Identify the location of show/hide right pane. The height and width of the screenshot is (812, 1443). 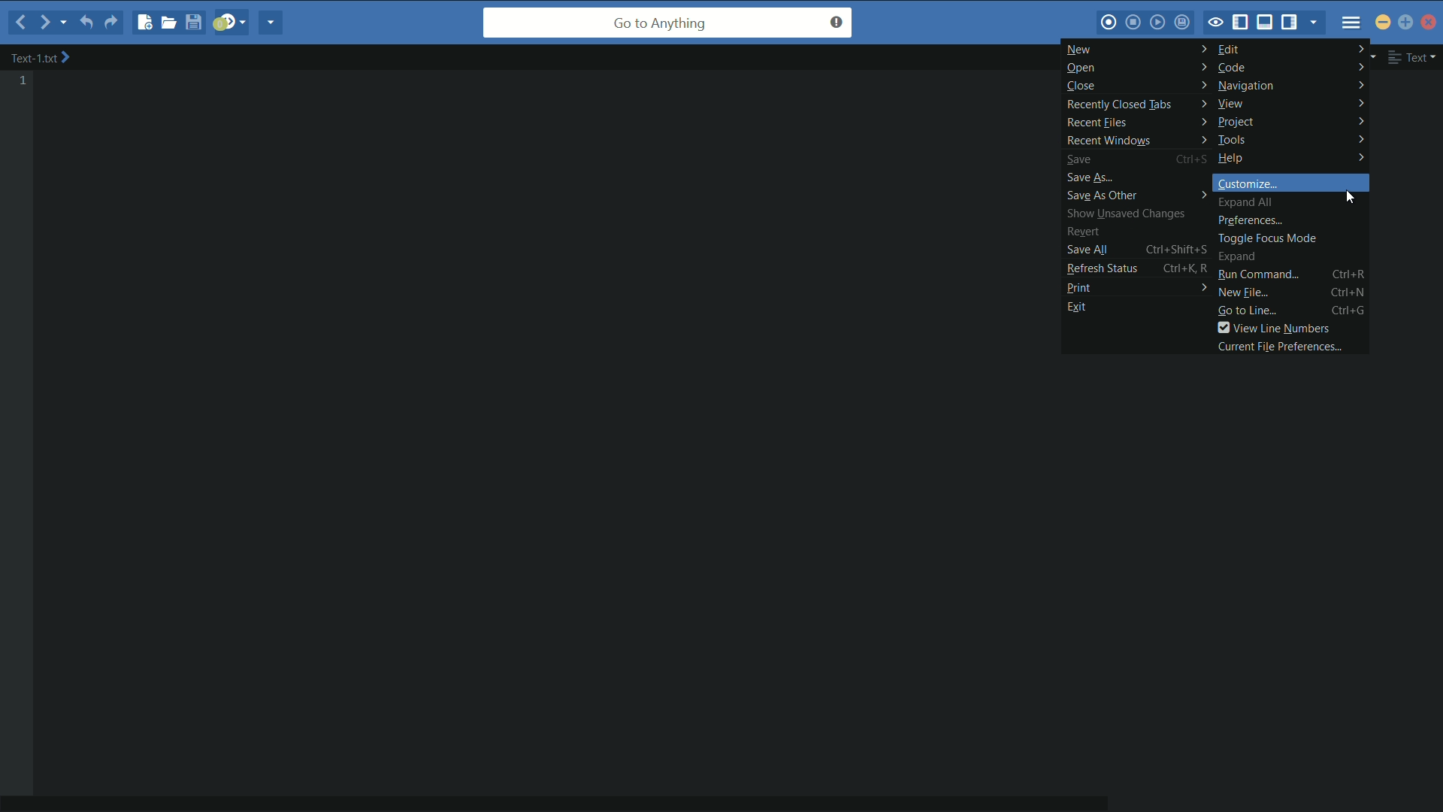
(1290, 23).